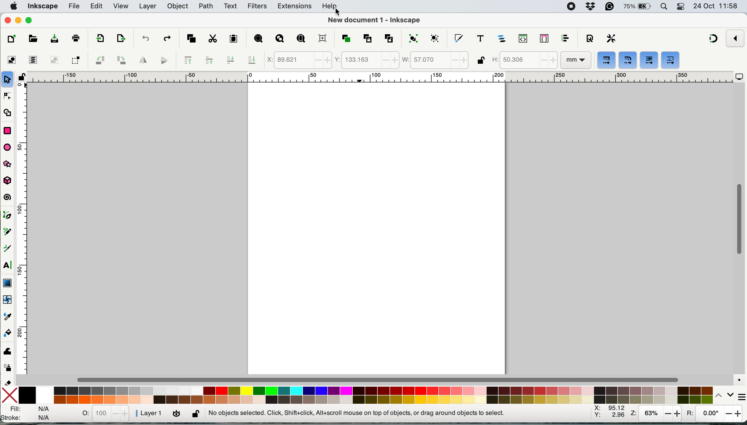 Image resolution: width=747 pixels, height=425 pixels. What do you see at coordinates (740, 396) in the screenshot?
I see `more options` at bounding box center [740, 396].